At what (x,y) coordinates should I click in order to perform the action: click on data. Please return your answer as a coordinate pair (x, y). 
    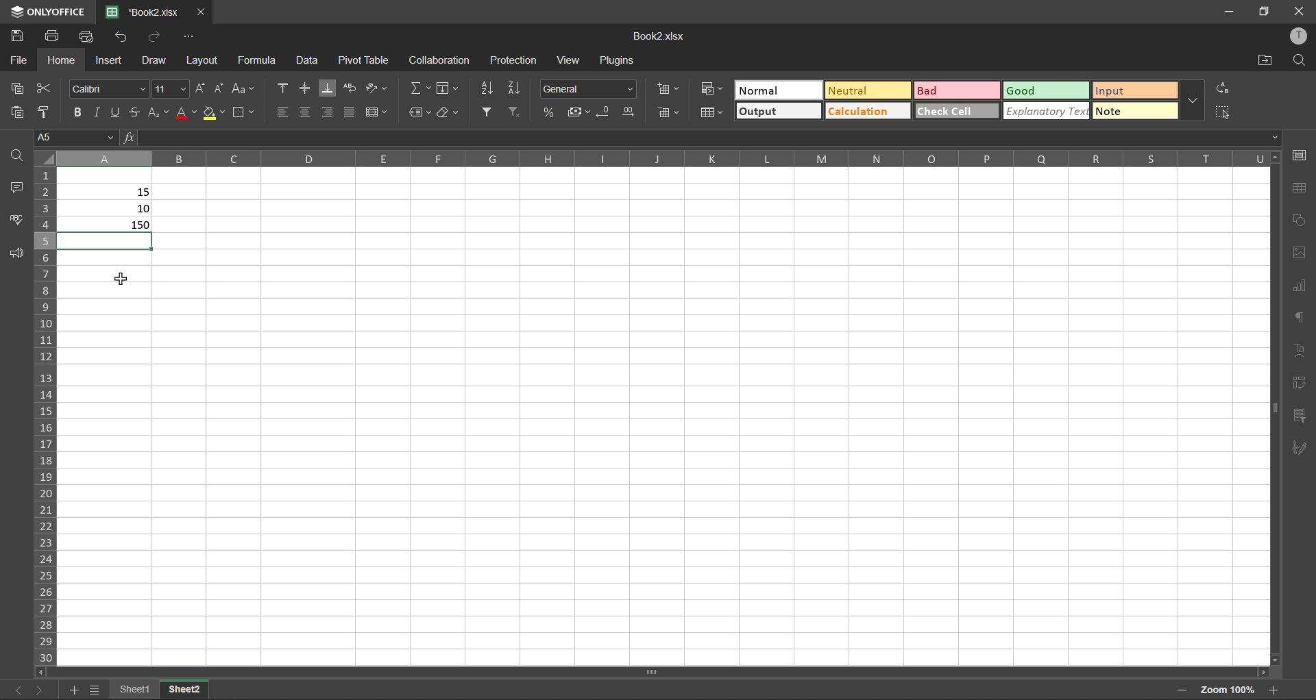
    Looking at the image, I should click on (306, 60).